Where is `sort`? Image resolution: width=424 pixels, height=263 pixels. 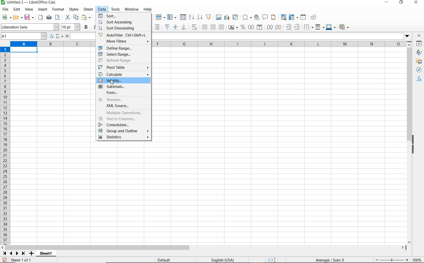 sort is located at coordinates (183, 18).